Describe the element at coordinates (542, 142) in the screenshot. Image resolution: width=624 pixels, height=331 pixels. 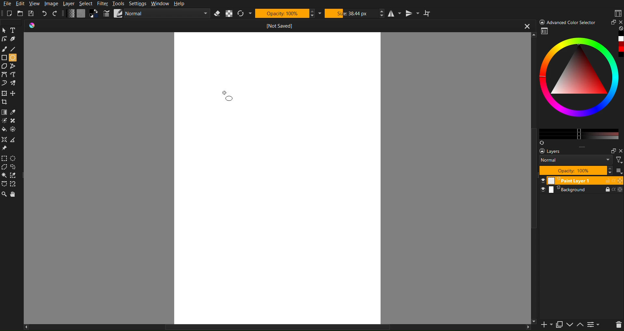
I see `Syns` at that location.